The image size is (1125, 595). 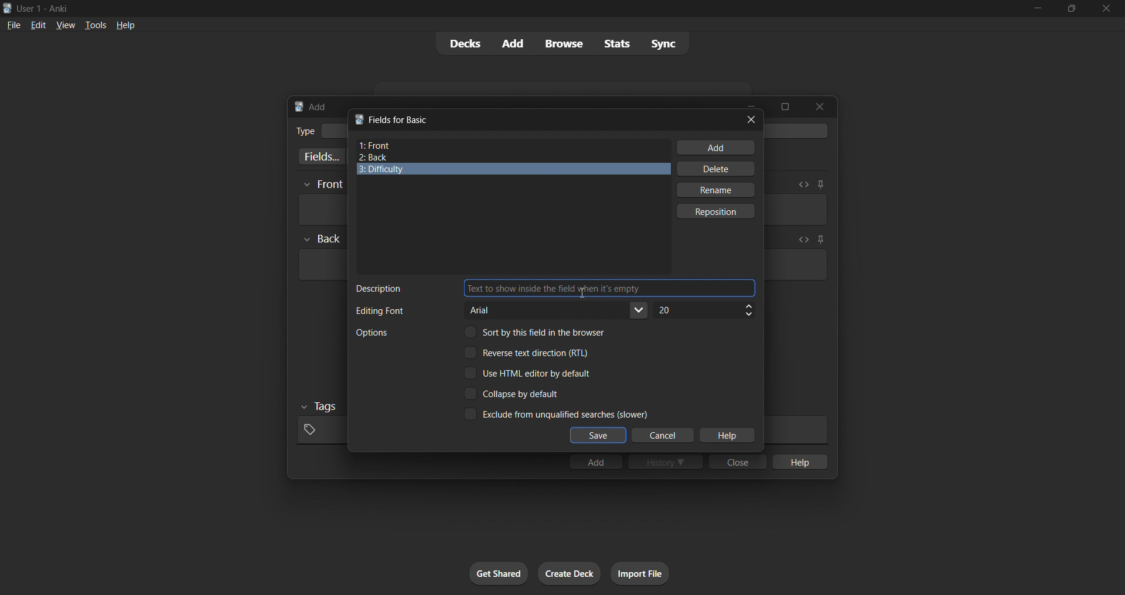 What do you see at coordinates (359, 119) in the screenshot?
I see `Anki logo` at bounding box center [359, 119].